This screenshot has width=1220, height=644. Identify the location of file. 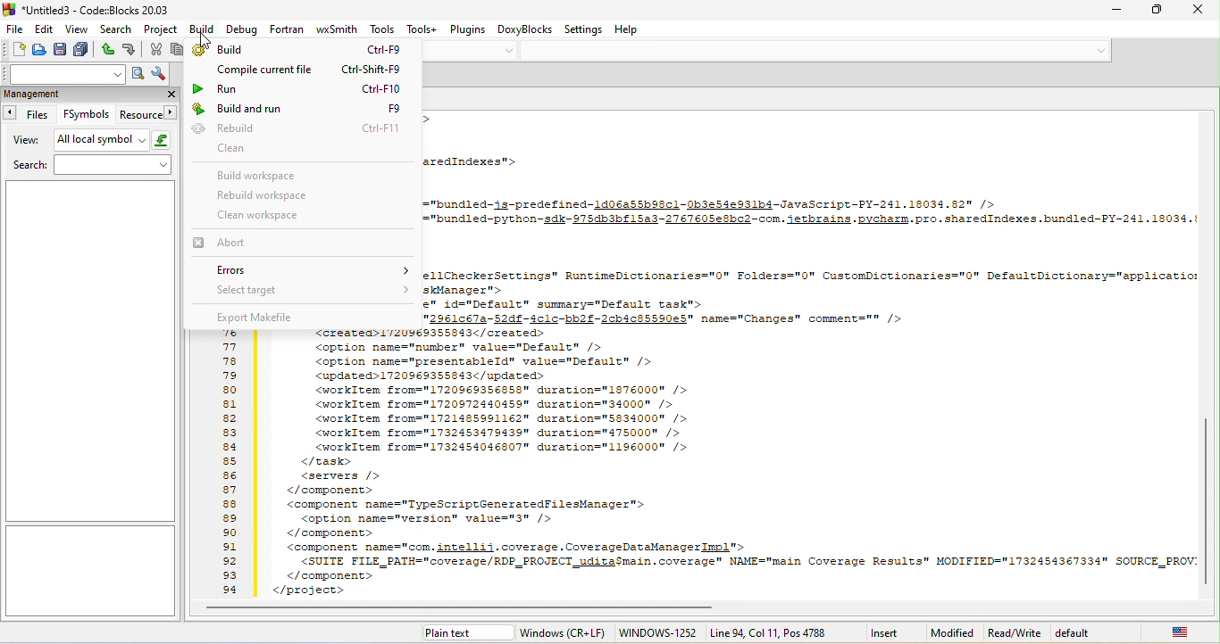
(13, 30).